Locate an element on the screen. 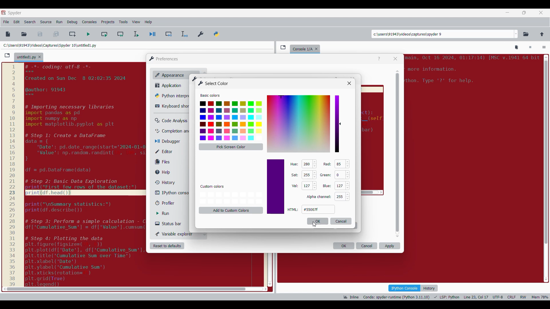 Image resolution: width=550 pixels, height=309 pixels. Keyboard shortcut is located at coordinates (172, 106).